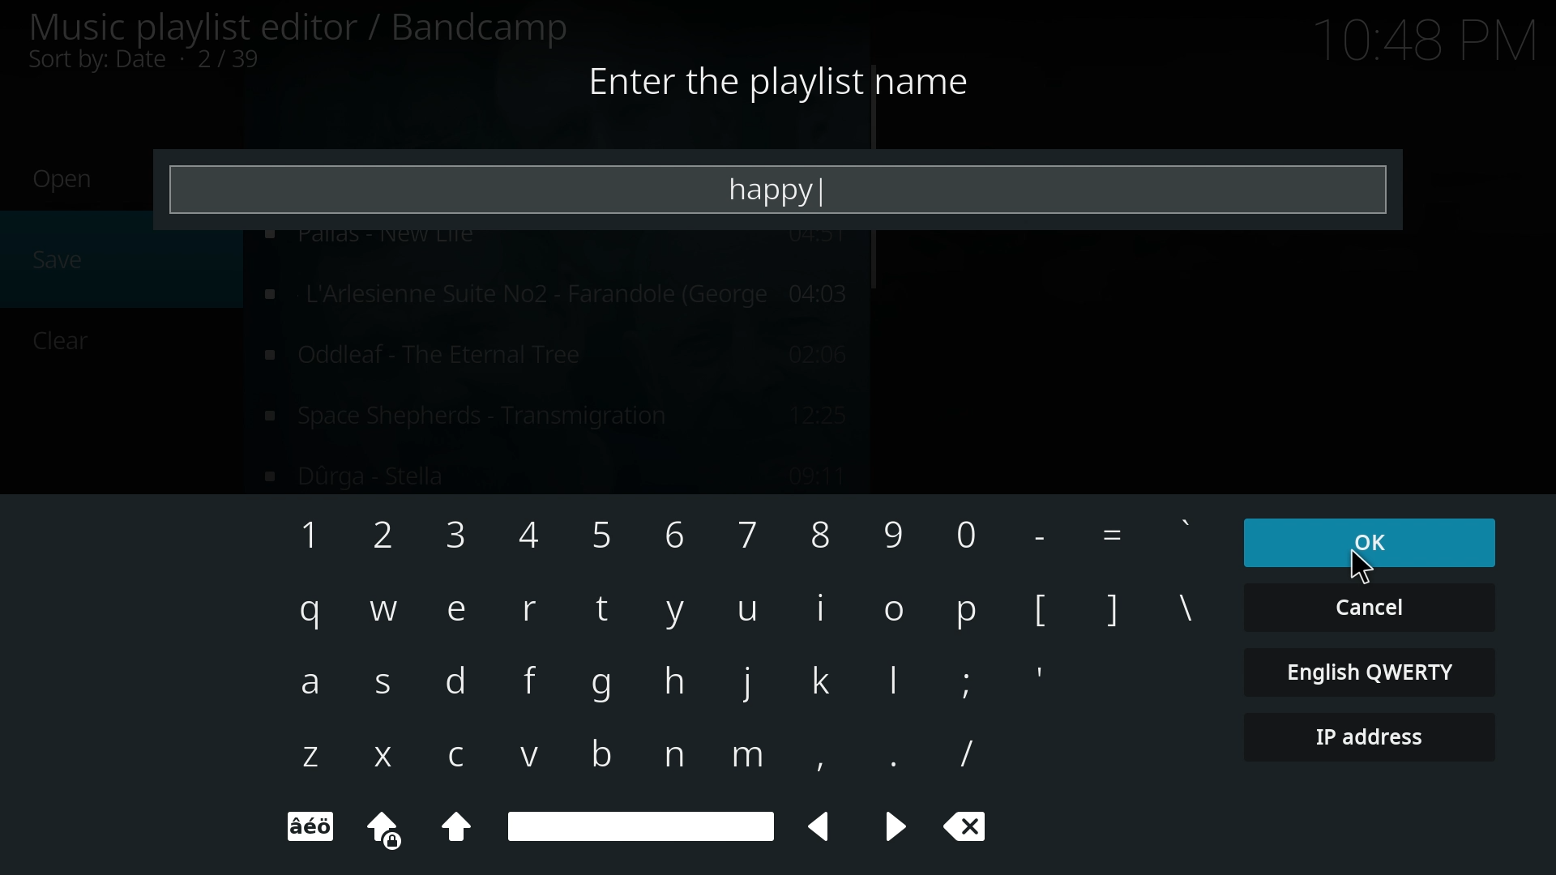 The width and height of the screenshot is (1556, 875). Describe the element at coordinates (75, 246) in the screenshot. I see `save` at that location.